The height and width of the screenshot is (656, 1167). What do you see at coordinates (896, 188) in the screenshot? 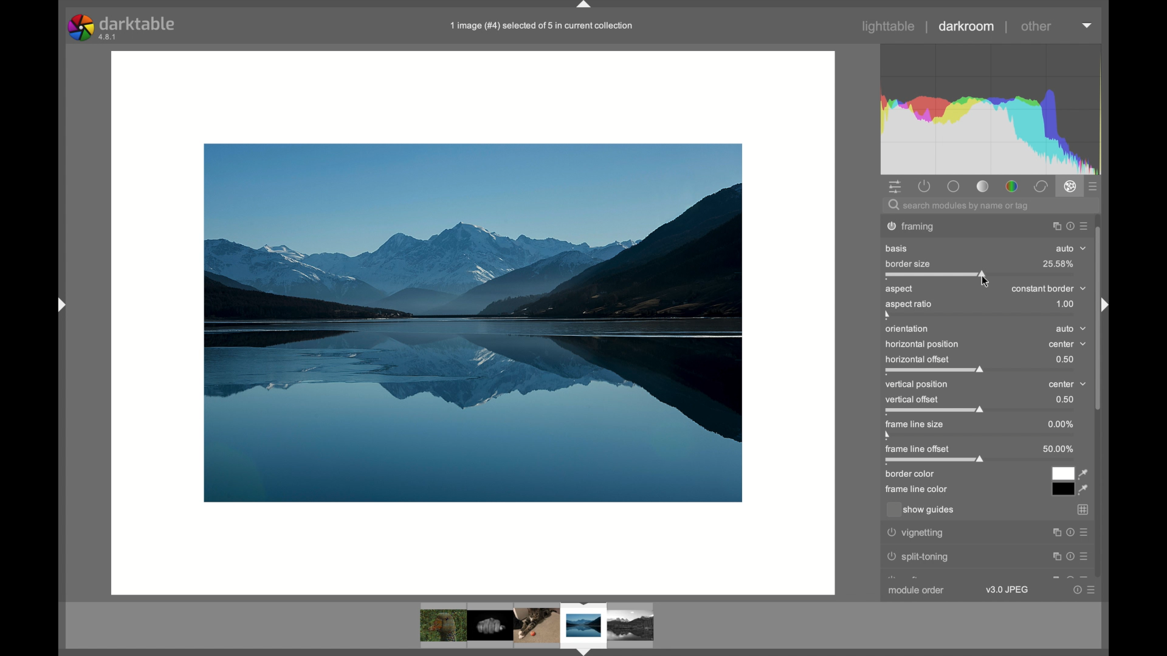
I see `quick access panel` at bounding box center [896, 188].